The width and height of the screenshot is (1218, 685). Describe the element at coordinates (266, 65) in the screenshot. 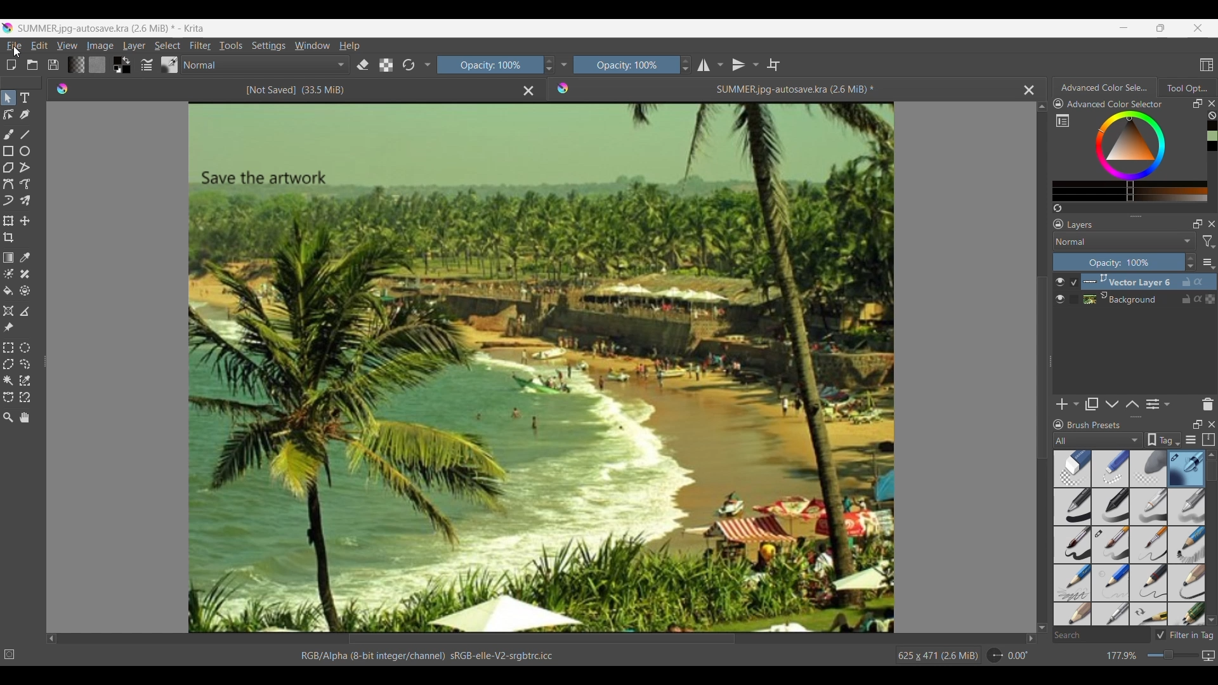

I see `Mode options` at that location.